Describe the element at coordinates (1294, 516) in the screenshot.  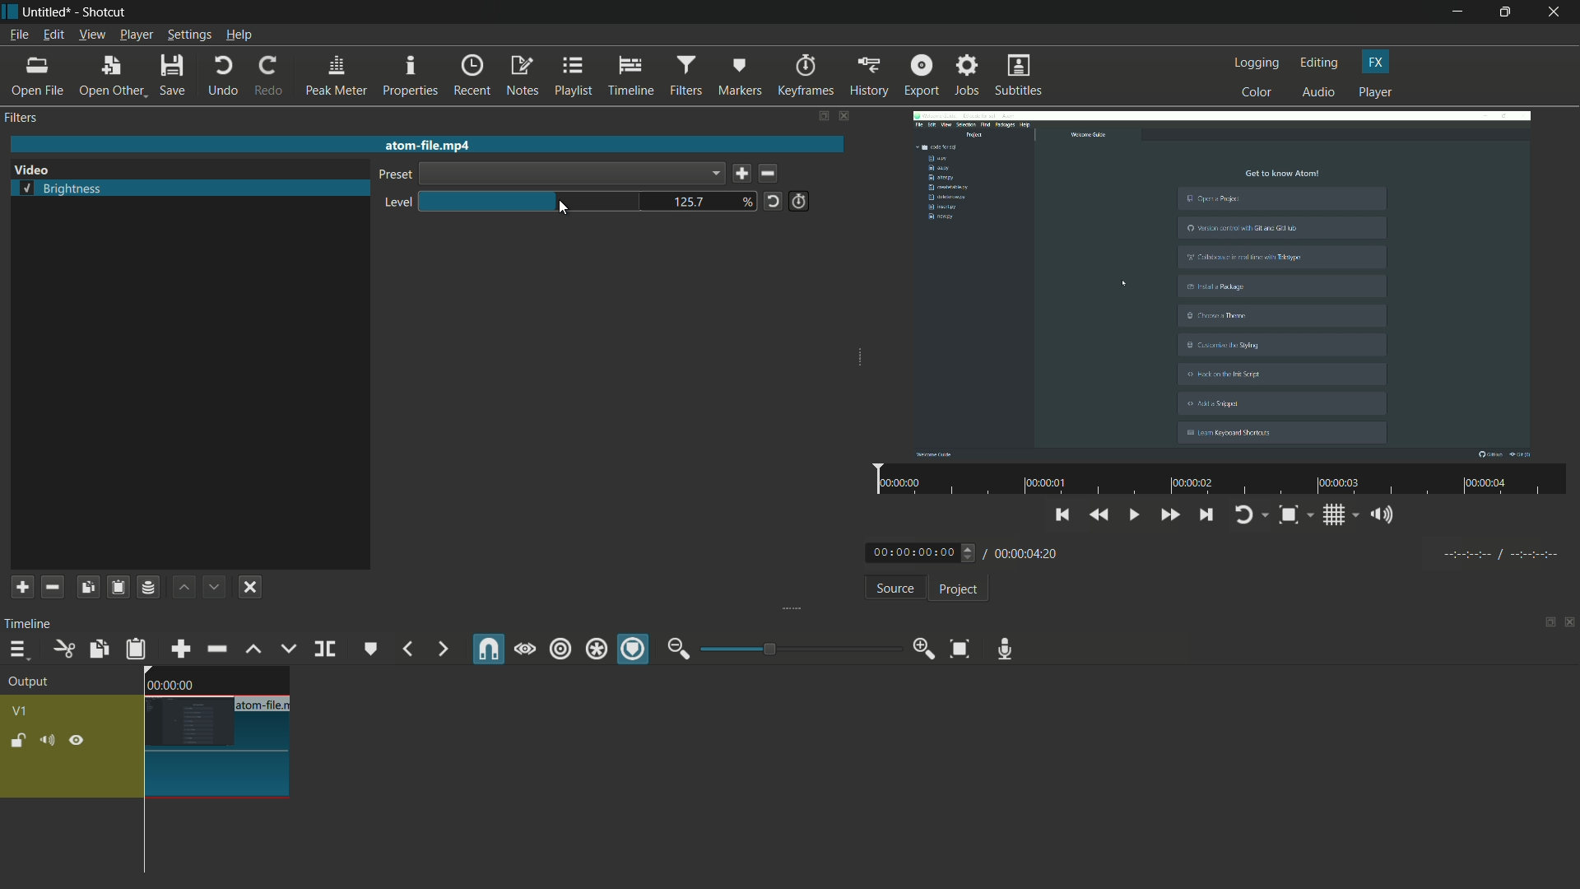
I see `toggle zoom` at that location.